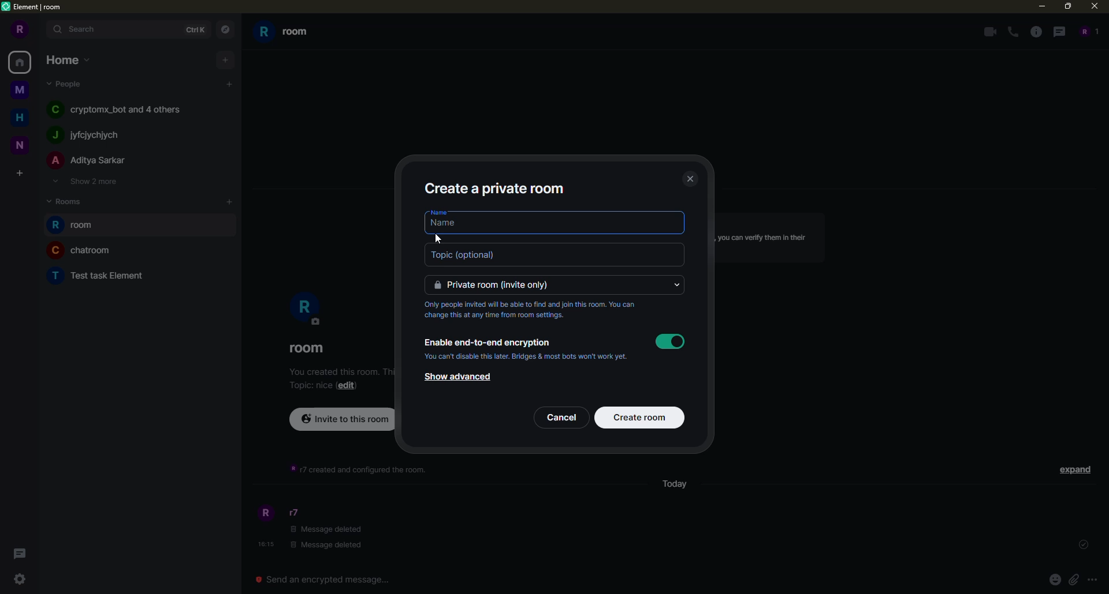 This screenshot has width=1109, height=594. Describe the element at coordinates (534, 310) in the screenshot. I see `info` at that location.